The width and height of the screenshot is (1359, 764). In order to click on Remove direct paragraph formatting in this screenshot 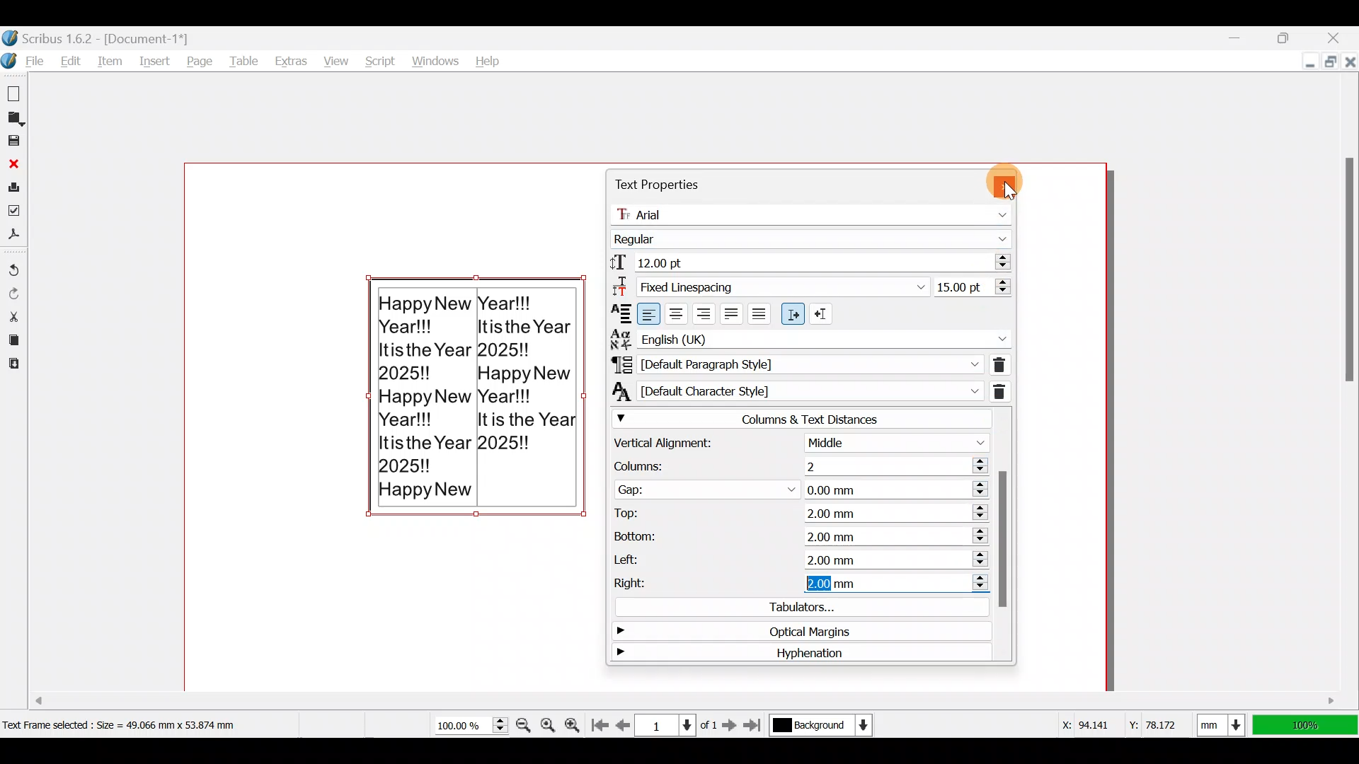, I will do `click(999, 363)`.